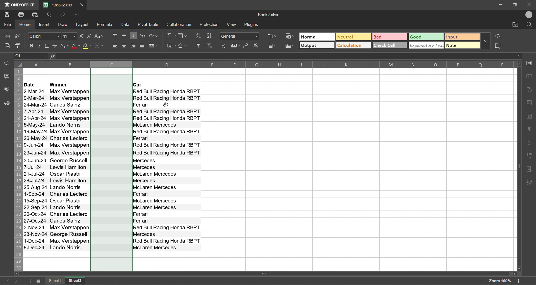 Image resolution: width=536 pixels, height=285 pixels. I want to click on cursor, so click(166, 105).